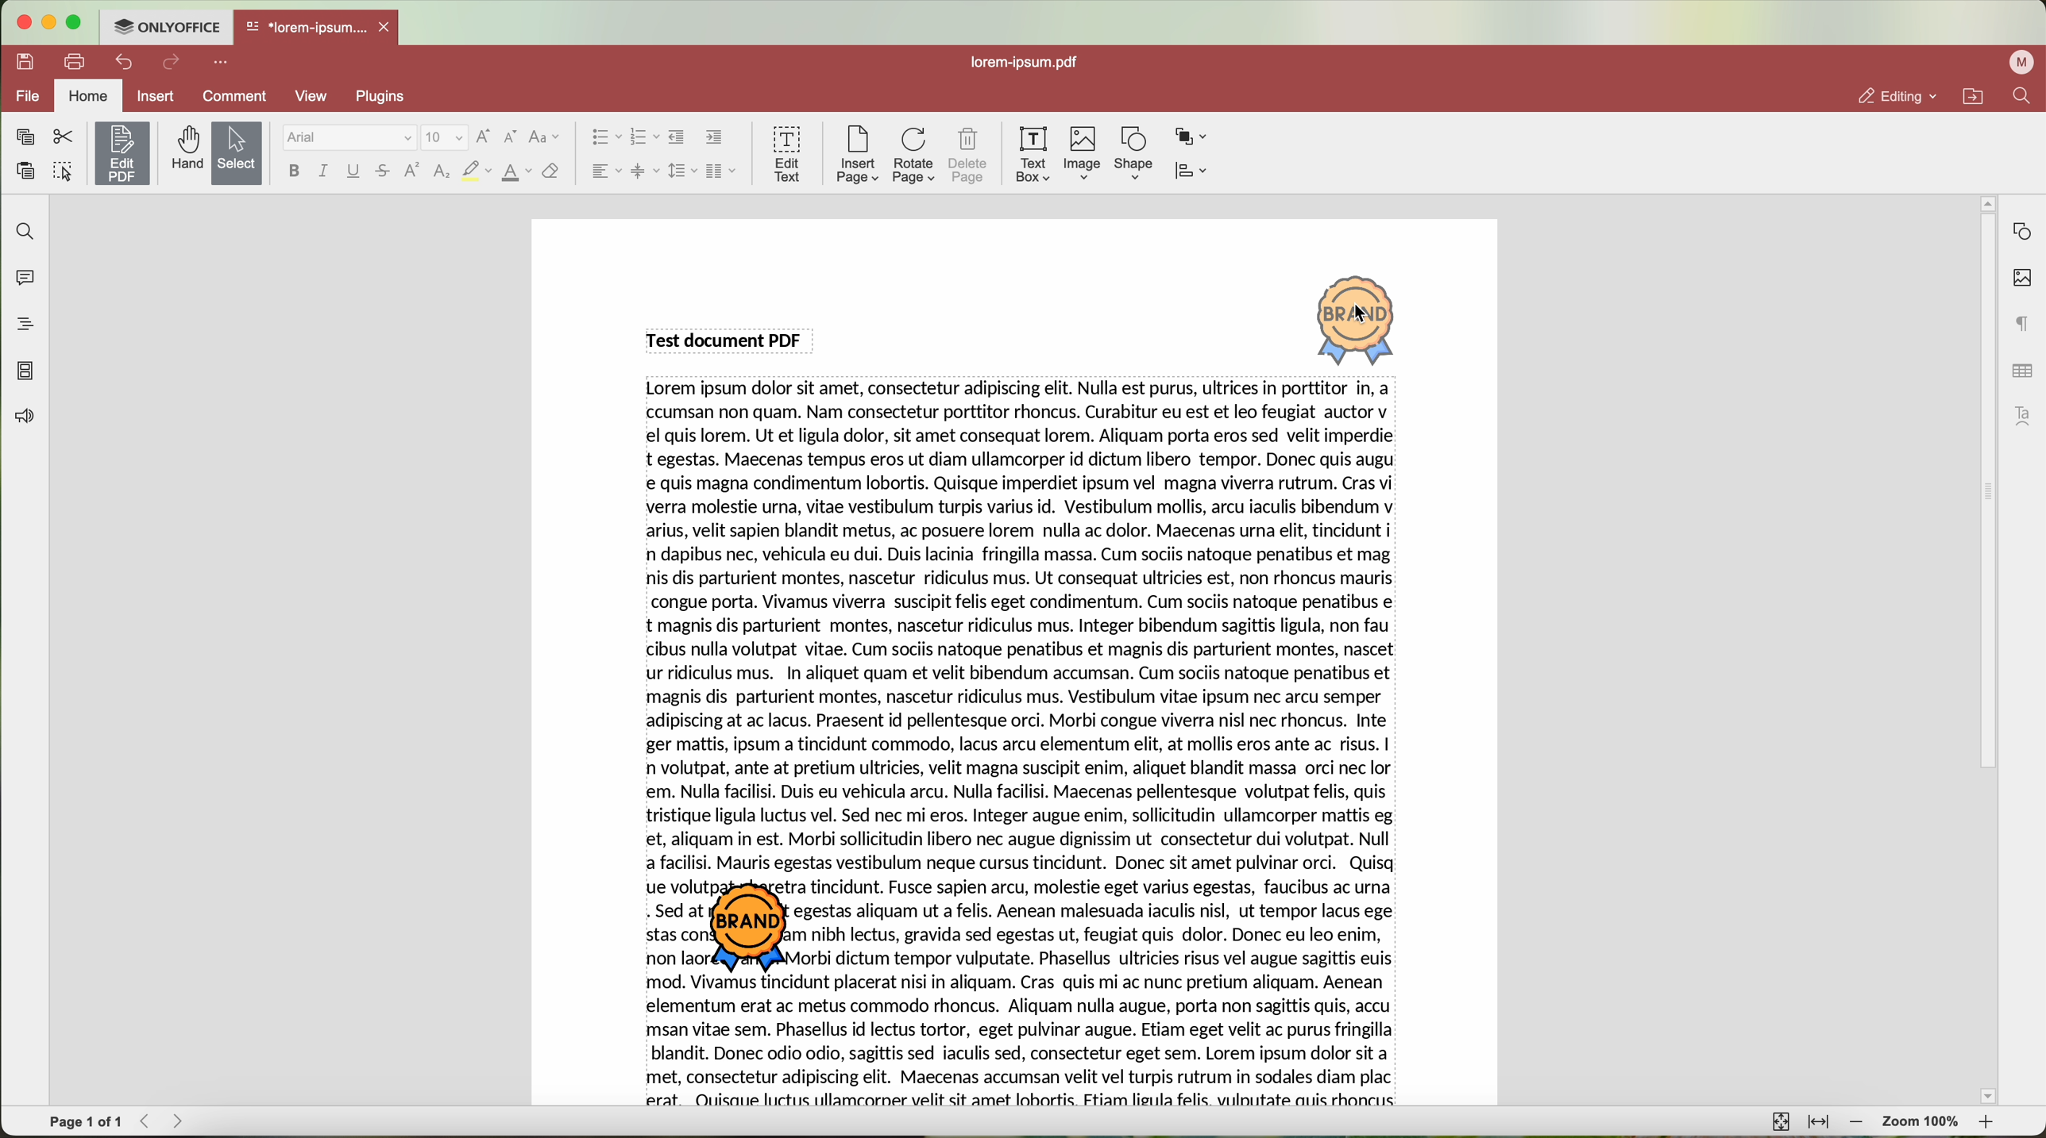  What do you see at coordinates (2024, 323) in the screenshot?
I see `paragraph settings` at bounding box center [2024, 323].